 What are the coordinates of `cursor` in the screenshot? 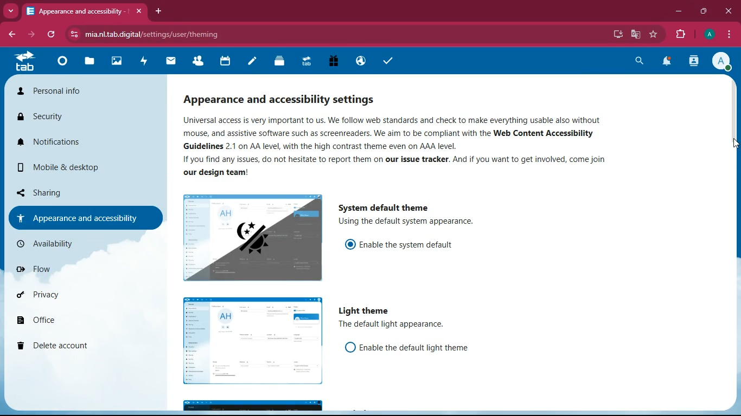 It's located at (732, 142).